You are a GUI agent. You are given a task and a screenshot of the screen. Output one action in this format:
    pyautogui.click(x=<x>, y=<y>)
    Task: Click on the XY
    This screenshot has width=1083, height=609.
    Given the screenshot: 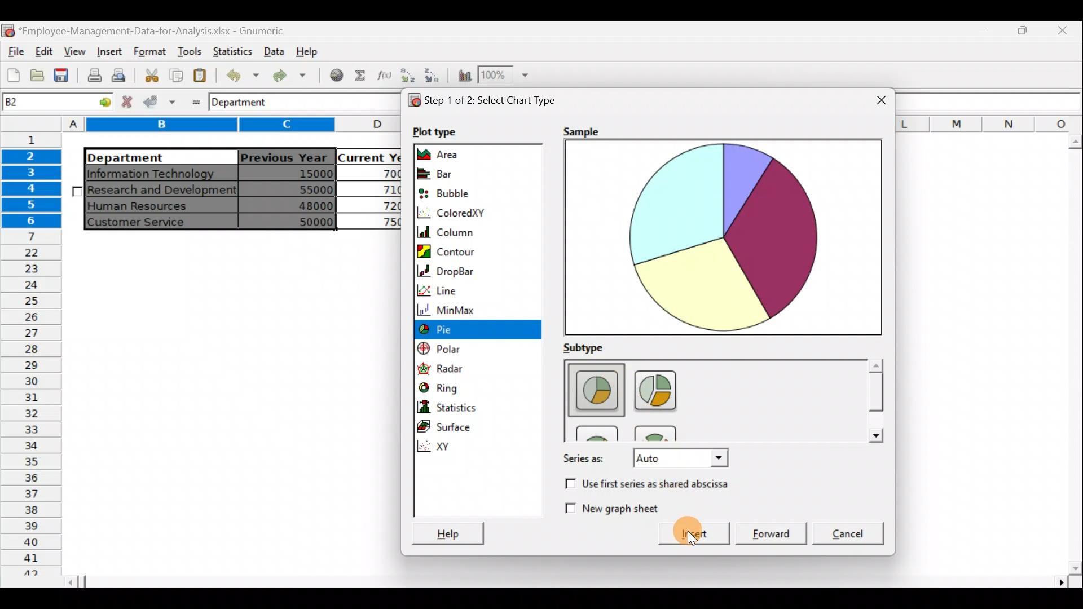 What is the action you would take?
    pyautogui.click(x=481, y=447)
    